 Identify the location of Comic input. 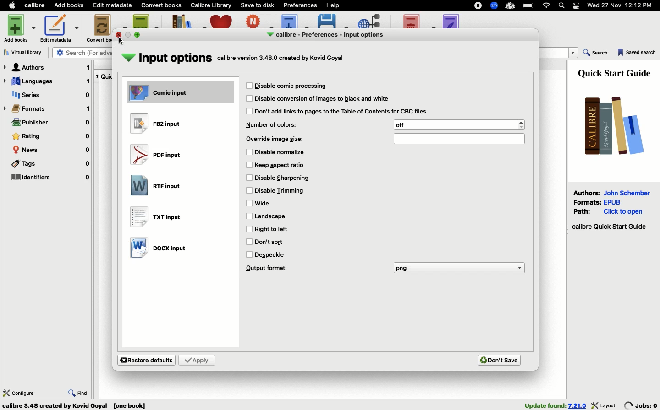
(182, 93).